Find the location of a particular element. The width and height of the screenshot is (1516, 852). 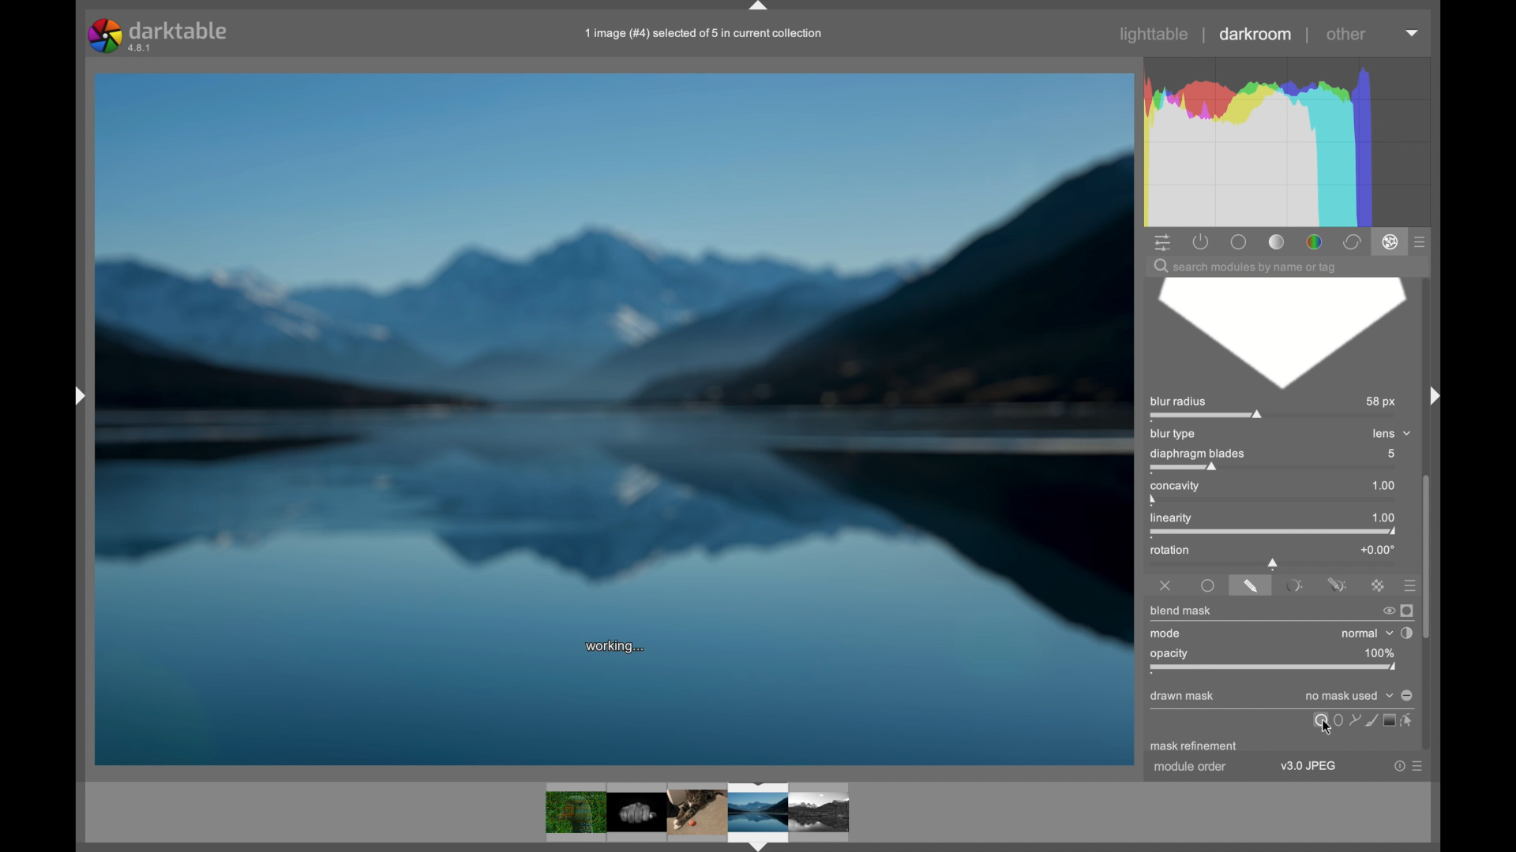

rastermask is located at coordinates (1377, 584).